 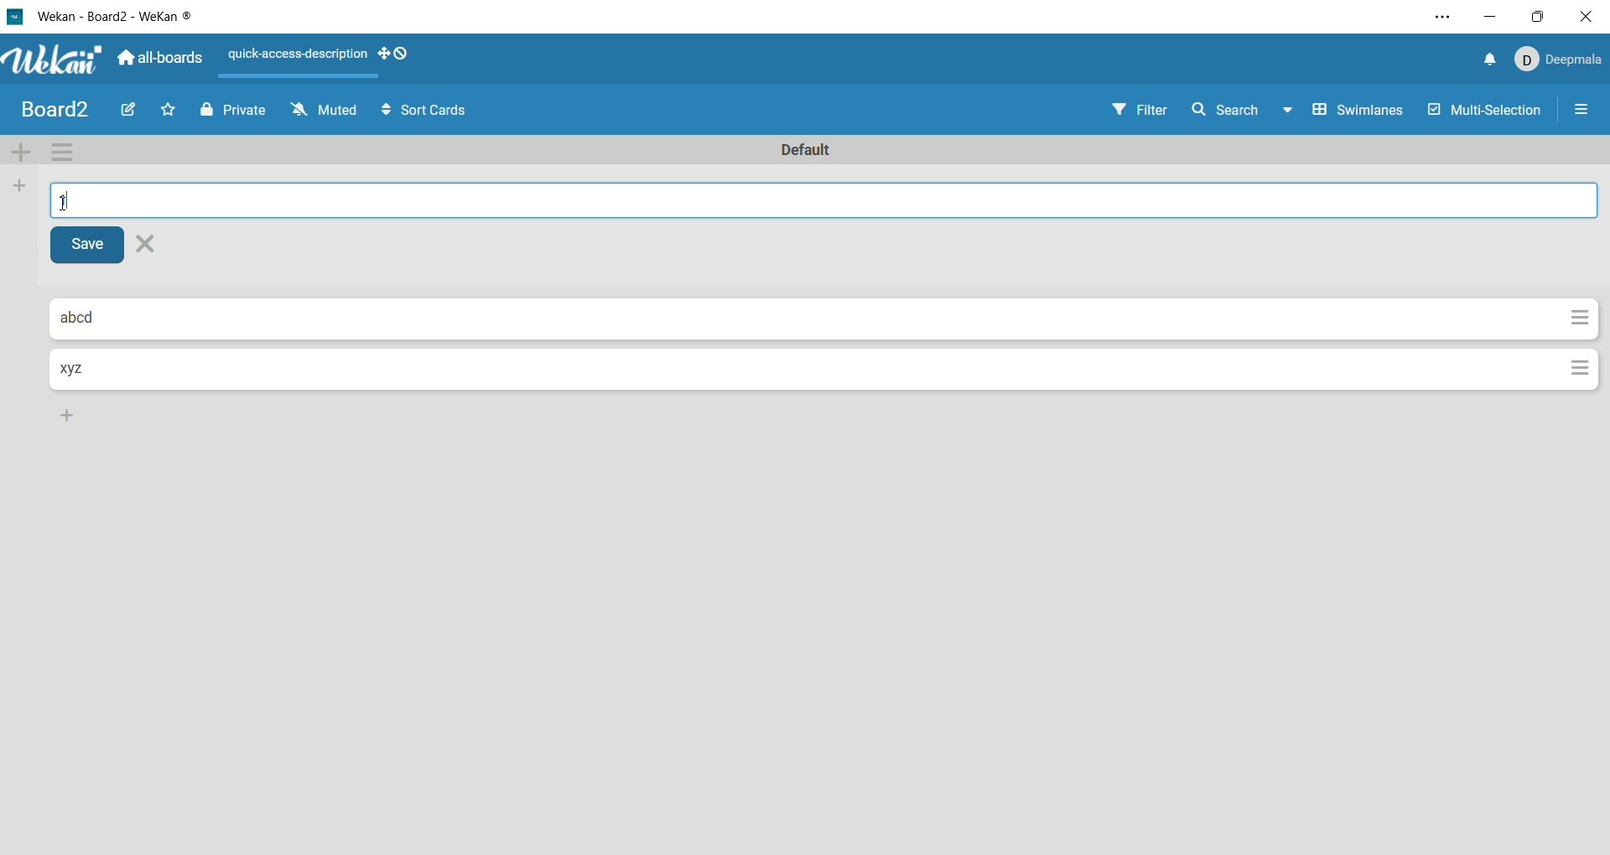 I want to click on minimize, so click(x=1492, y=14).